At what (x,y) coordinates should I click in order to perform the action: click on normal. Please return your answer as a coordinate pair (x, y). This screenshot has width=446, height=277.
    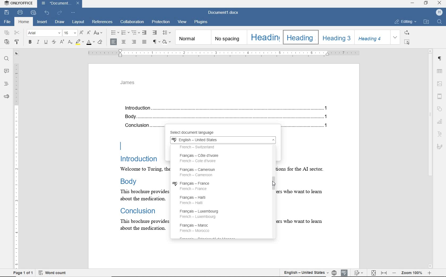
    Looking at the image, I should click on (193, 37).